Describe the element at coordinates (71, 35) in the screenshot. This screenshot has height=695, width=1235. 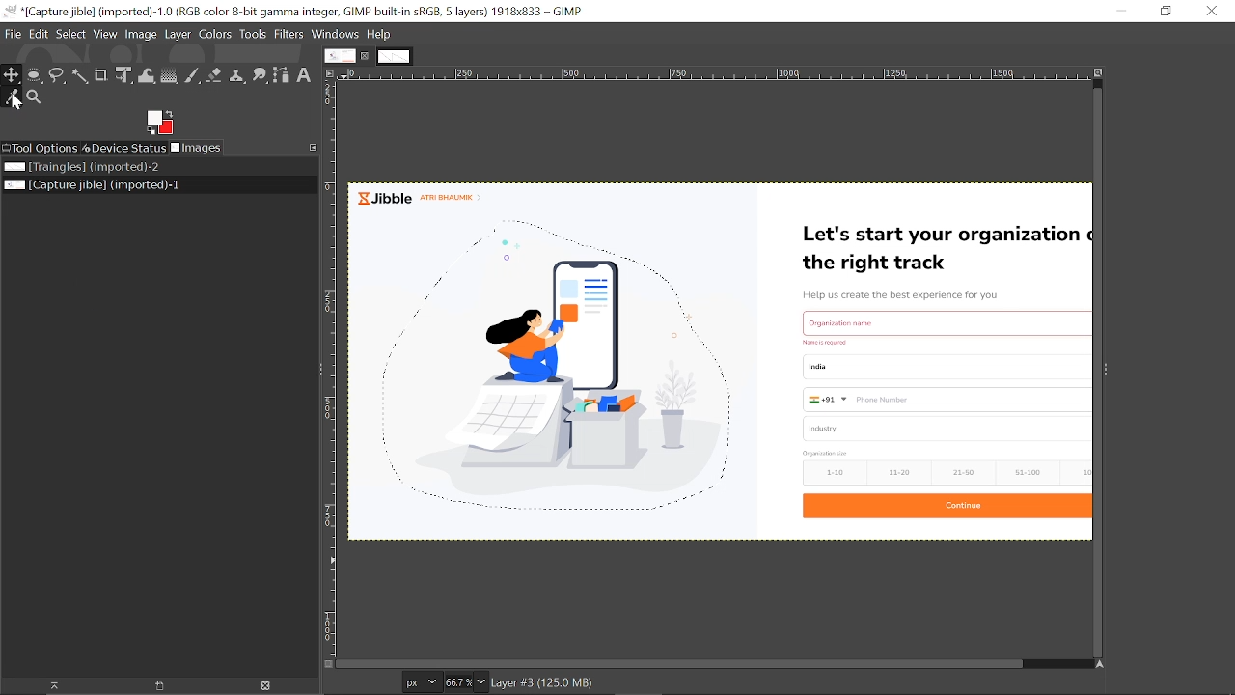
I see `Select` at that location.